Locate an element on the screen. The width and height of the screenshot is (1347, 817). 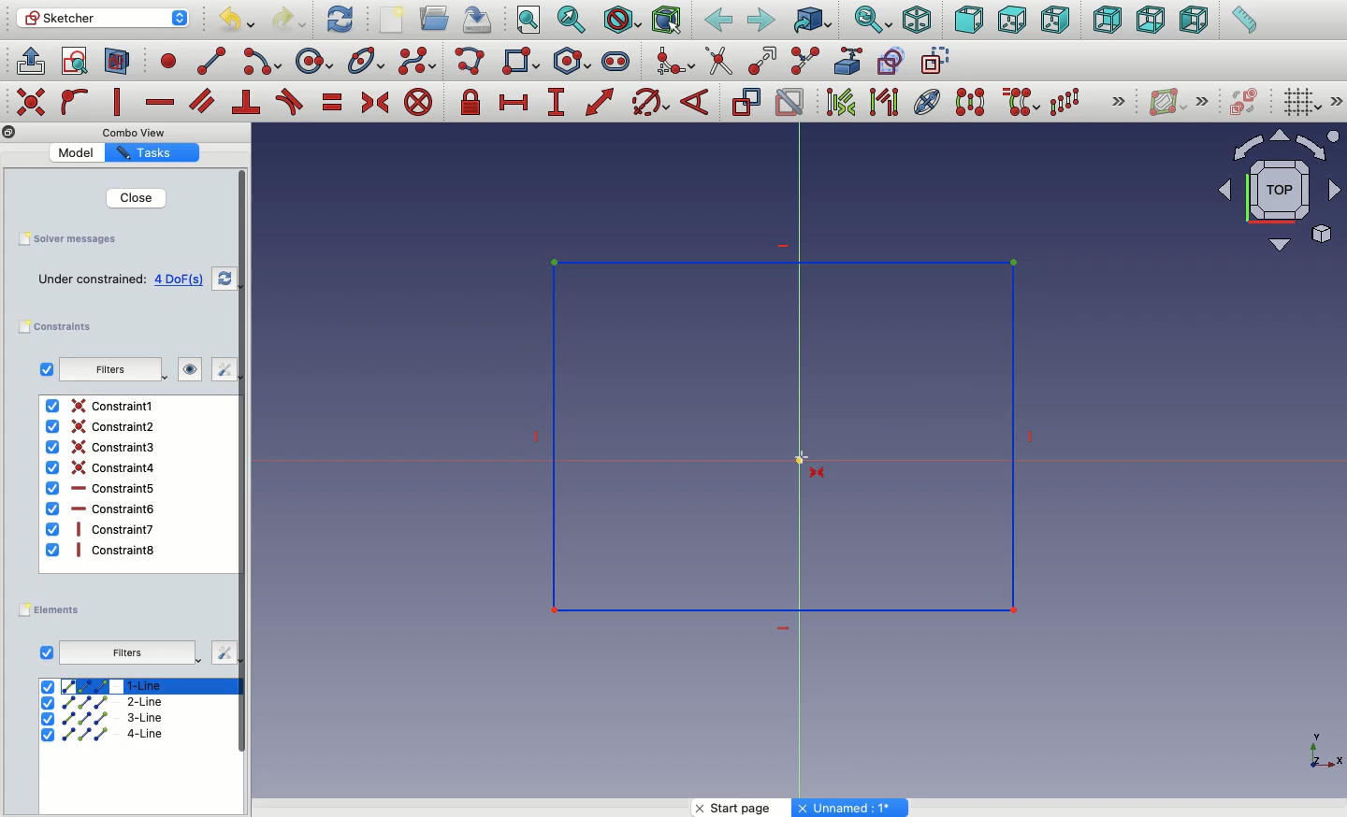
filters is located at coordinates (108, 371).